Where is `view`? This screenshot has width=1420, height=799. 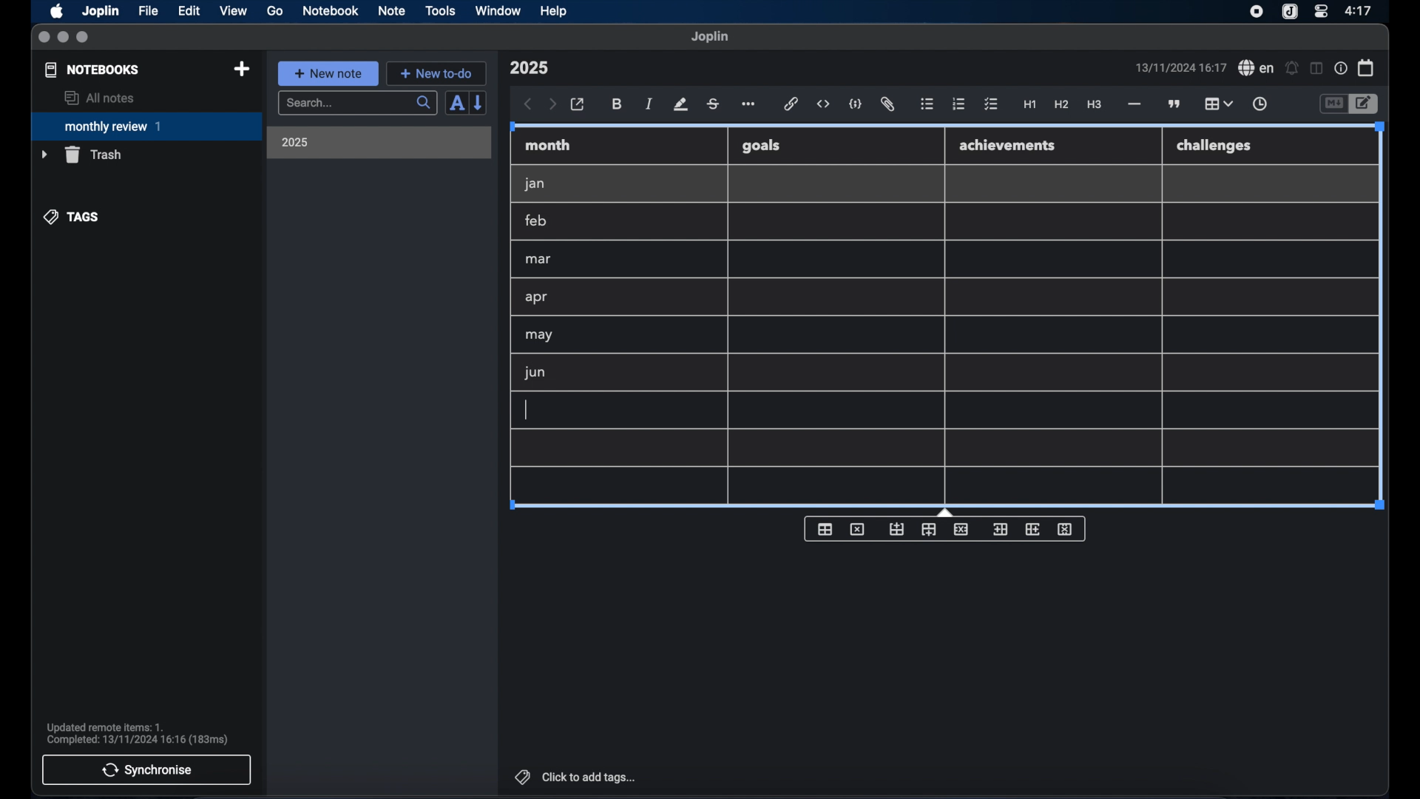
view is located at coordinates (233, 11).